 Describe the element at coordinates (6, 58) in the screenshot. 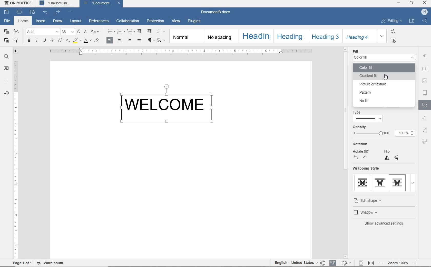

I see `FIND` at that location.